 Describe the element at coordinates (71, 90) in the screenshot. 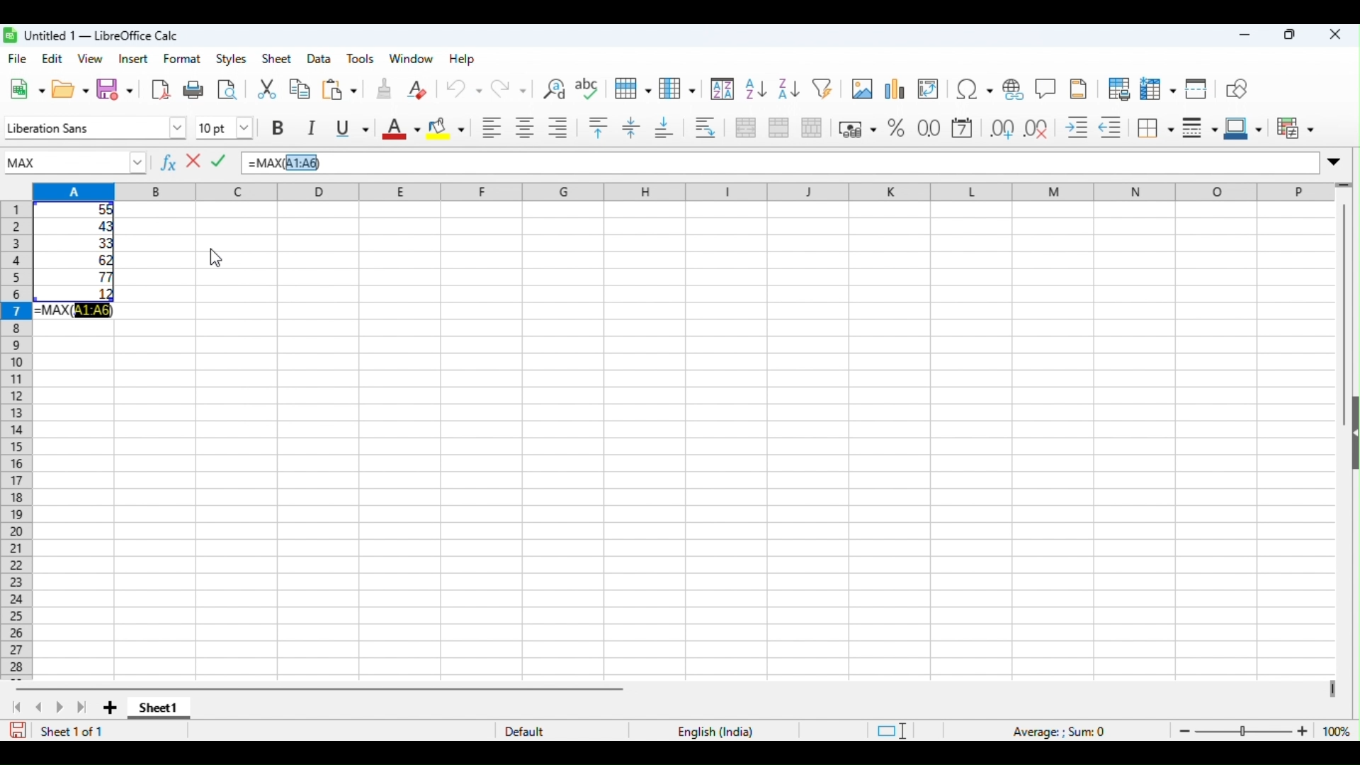

I see `open` at that location.